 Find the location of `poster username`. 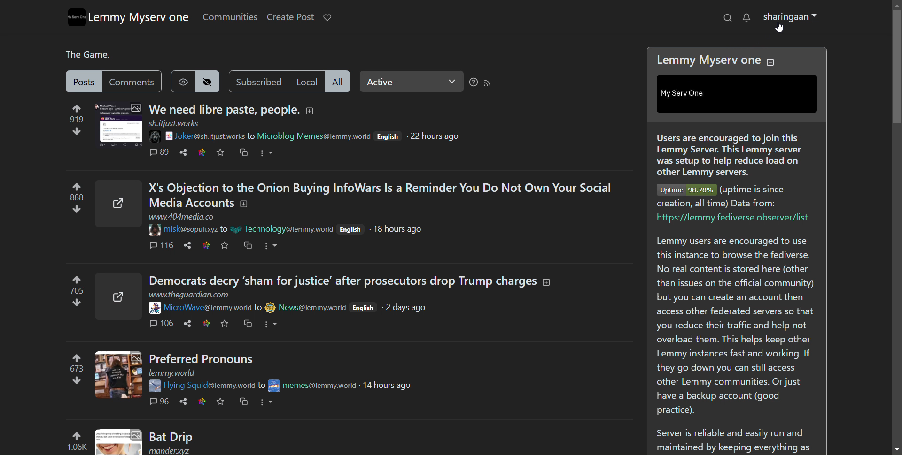

poster username is located at coordinates (210, 136).